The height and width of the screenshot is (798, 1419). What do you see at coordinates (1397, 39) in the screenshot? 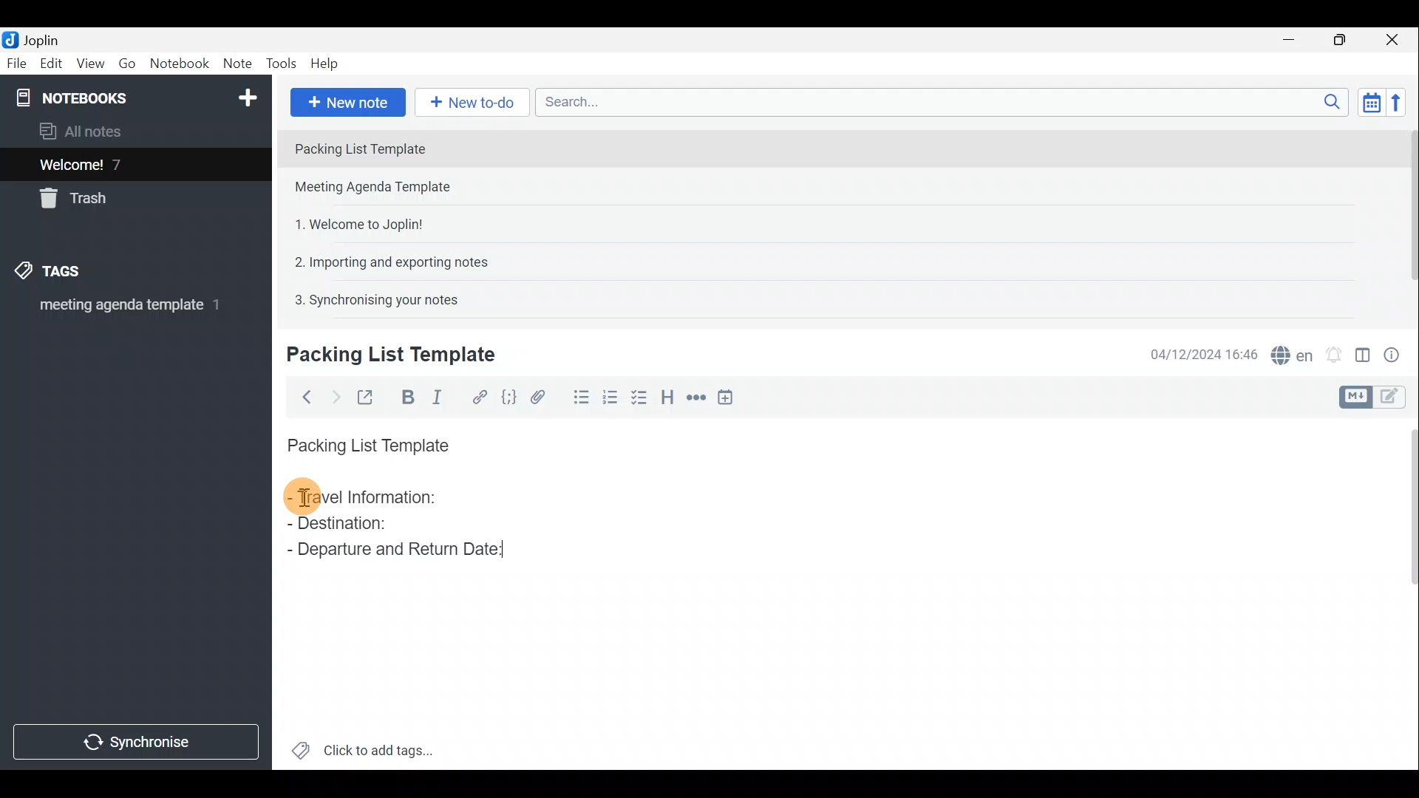
I see `Close` at bounding box center [1397, 39].